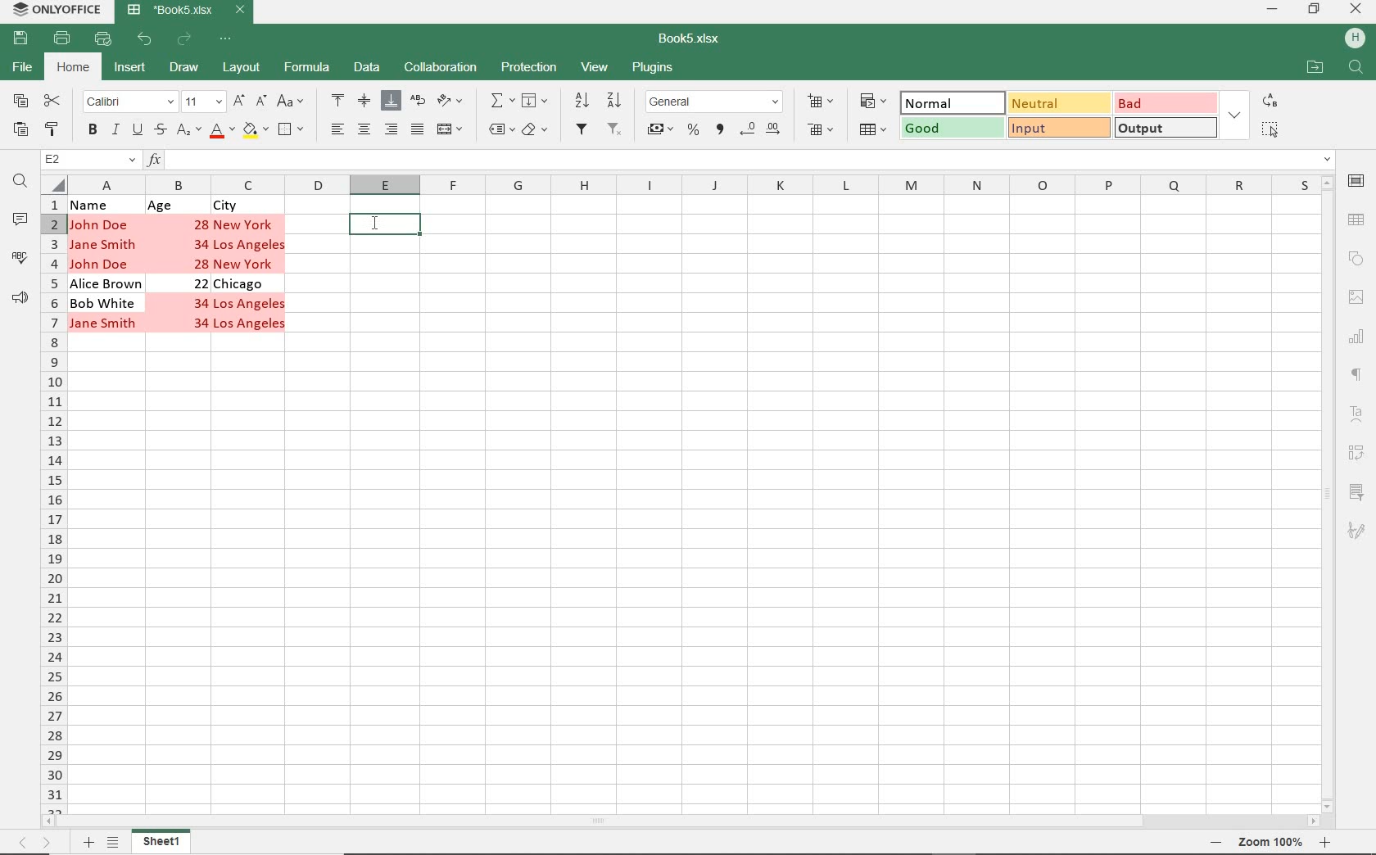 This screenshot has width=1376, height=855. Describe the element at coordinates (1316, 10) in the screenshot. I see `RESTORE DOWN` at that location.